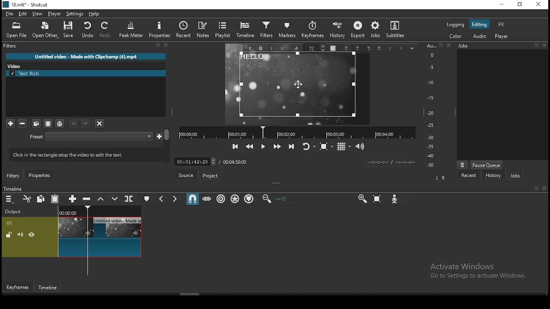 This screenshot has width=550, height=309. Describe the element at coordinates (297, 133) in the screenshot. I see `Timeline Navigator` at that location.